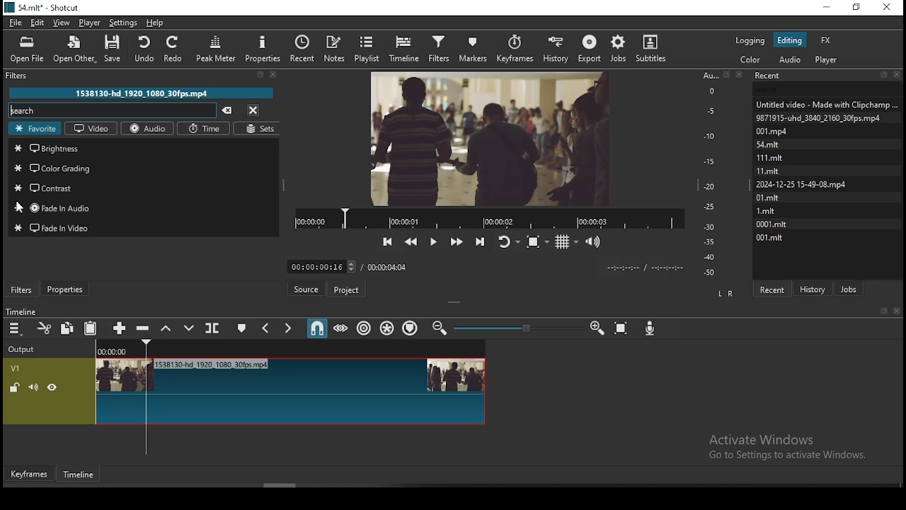 The width and height of the screenshot is (906, 510). Describe the element at coordinates (441, 329) in the screenshot. I see `zoom timeline in` at that location.